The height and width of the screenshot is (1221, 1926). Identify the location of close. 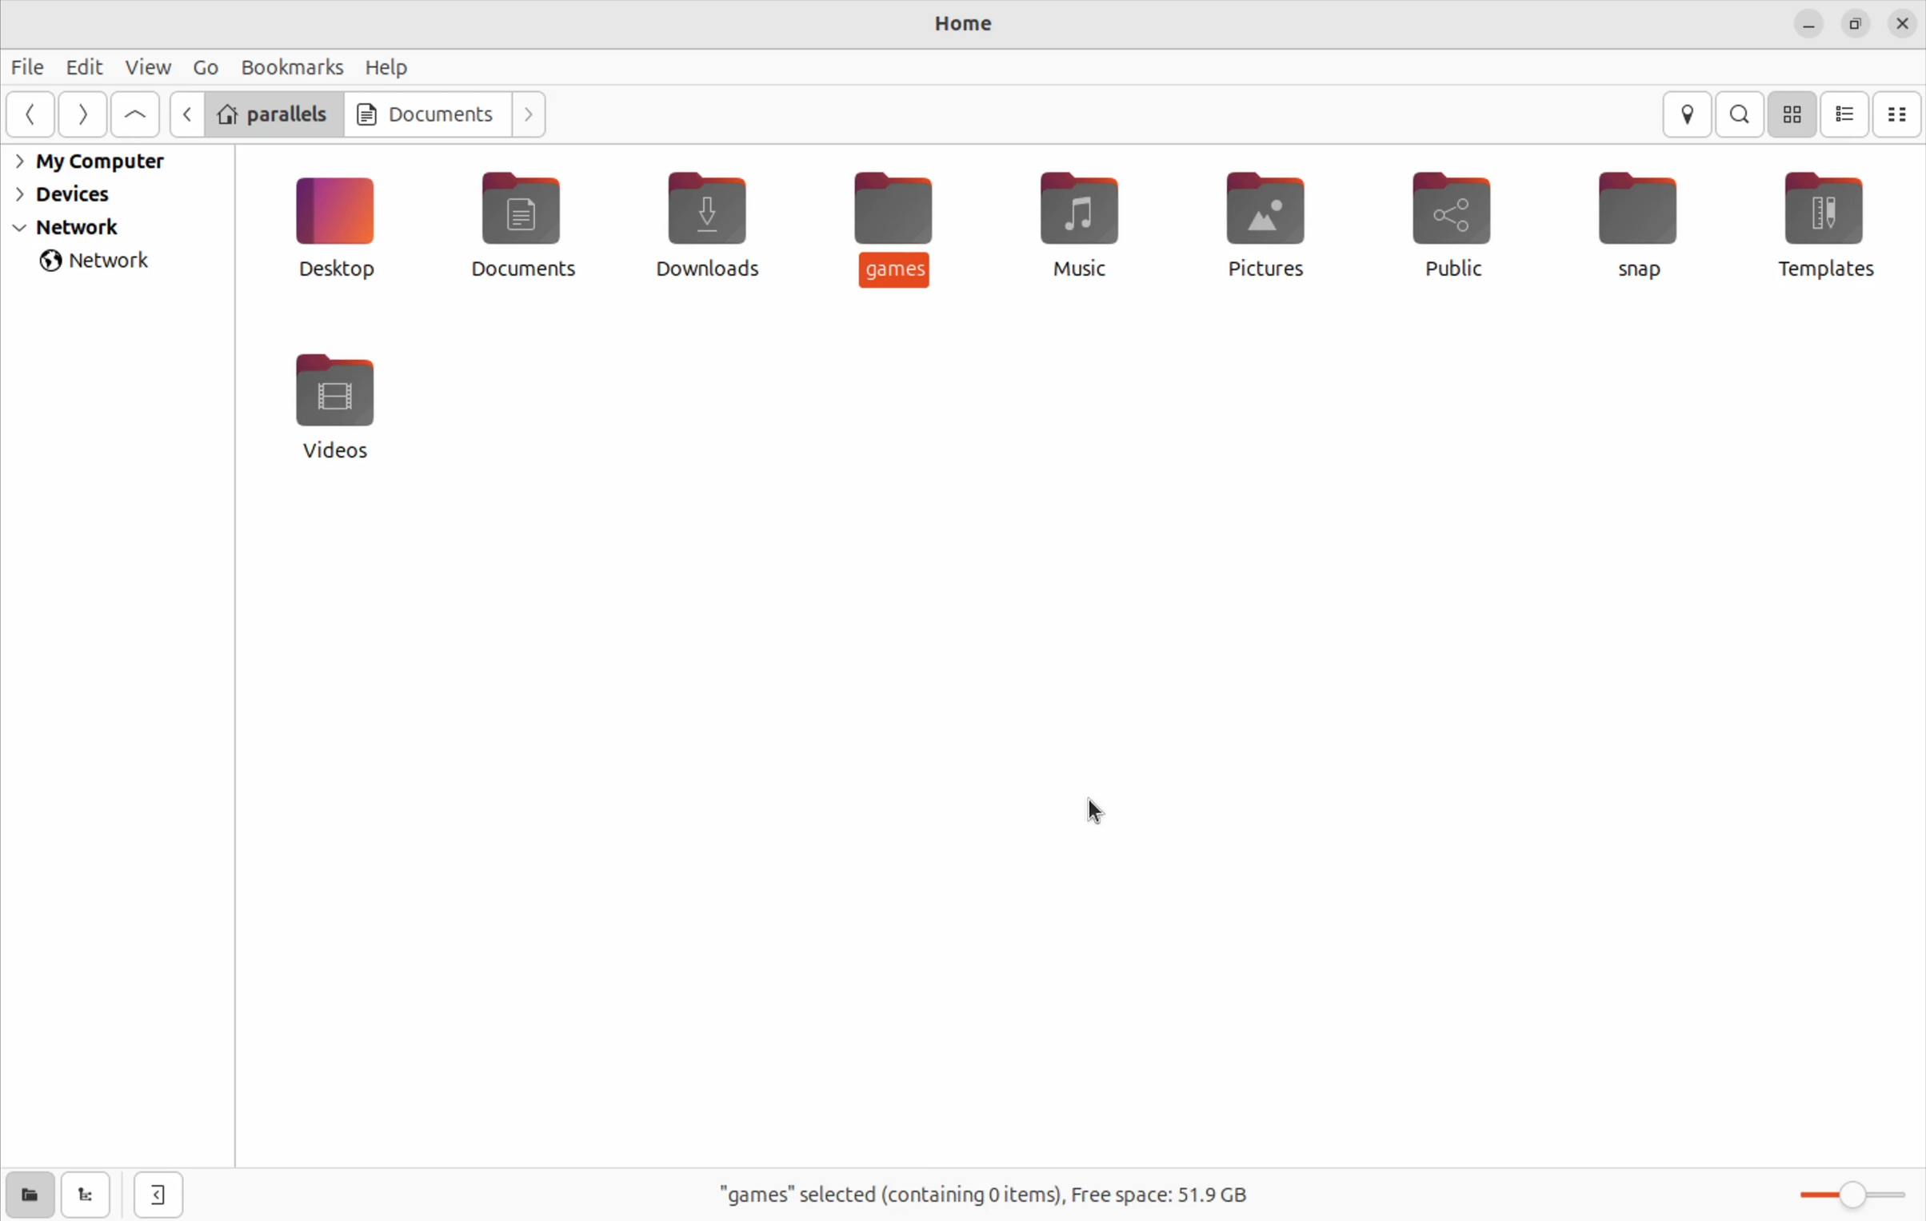
(1902, 22).